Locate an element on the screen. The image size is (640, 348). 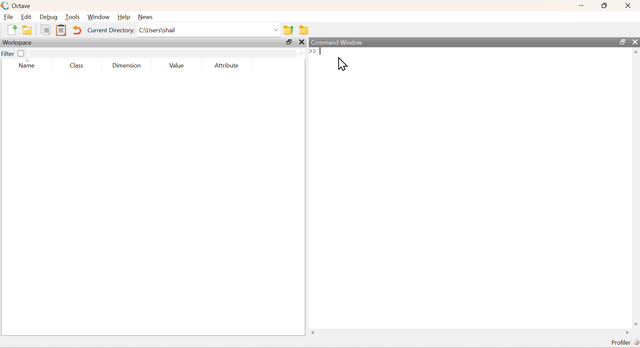
Attribute is located at coordinates (226, 65).